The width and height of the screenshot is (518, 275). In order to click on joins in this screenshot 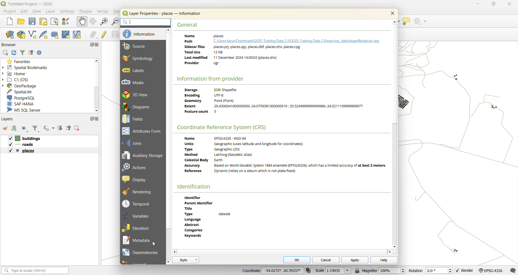, I will do `click(134, 143)`.